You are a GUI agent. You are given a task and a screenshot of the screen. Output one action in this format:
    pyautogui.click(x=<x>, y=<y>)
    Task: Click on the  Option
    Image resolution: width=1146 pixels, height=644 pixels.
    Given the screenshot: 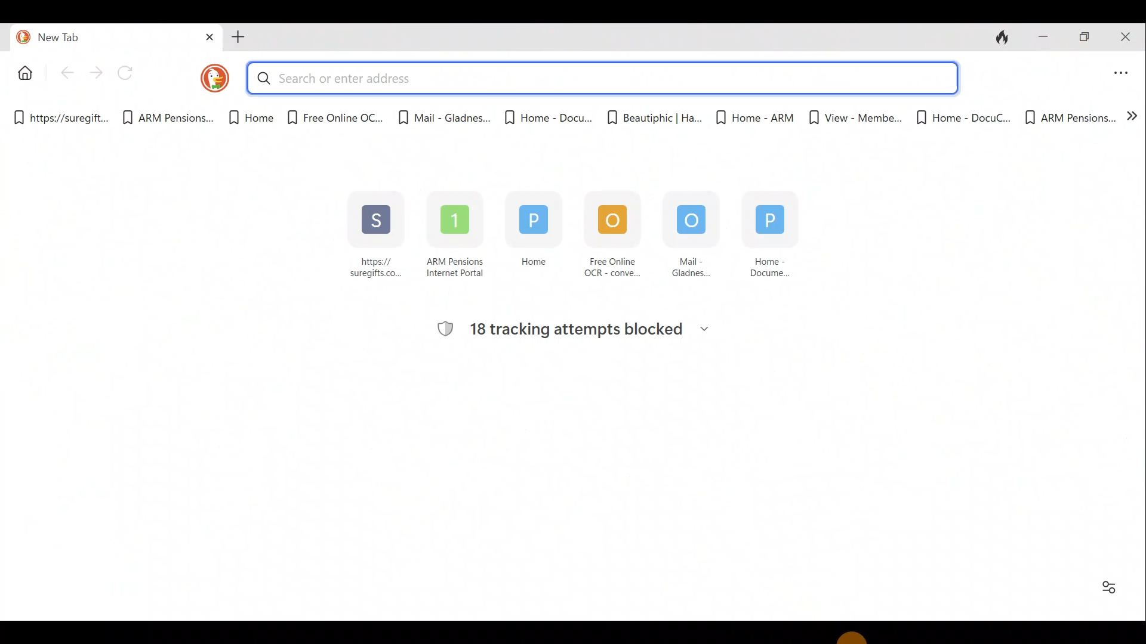 What is the action you would take?
    pyautogui.click(x=1108, y=591)
    